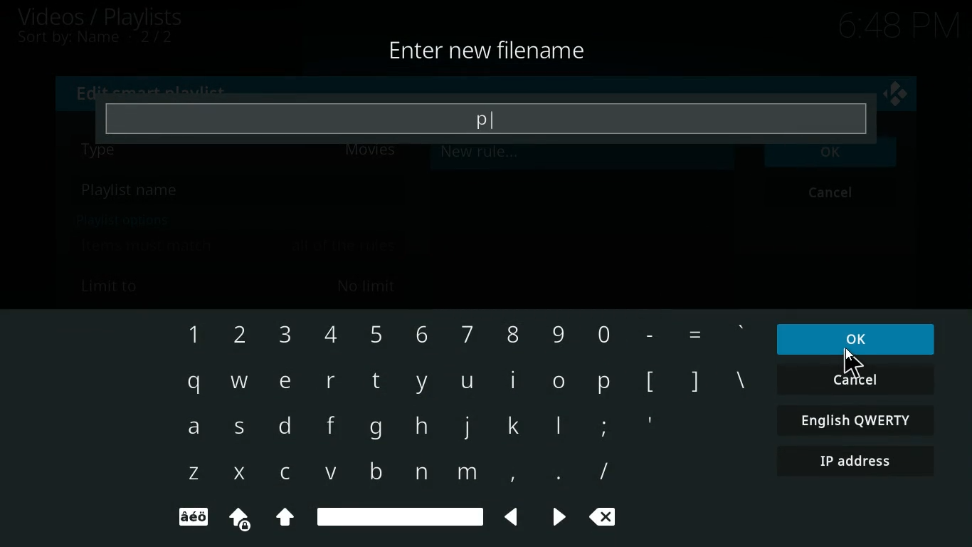 The height and width of the screenshot is (547, 972). What do you see at coordinates (558, 331) in the screenshot?
I see `9` at bounding box center [558, 331].